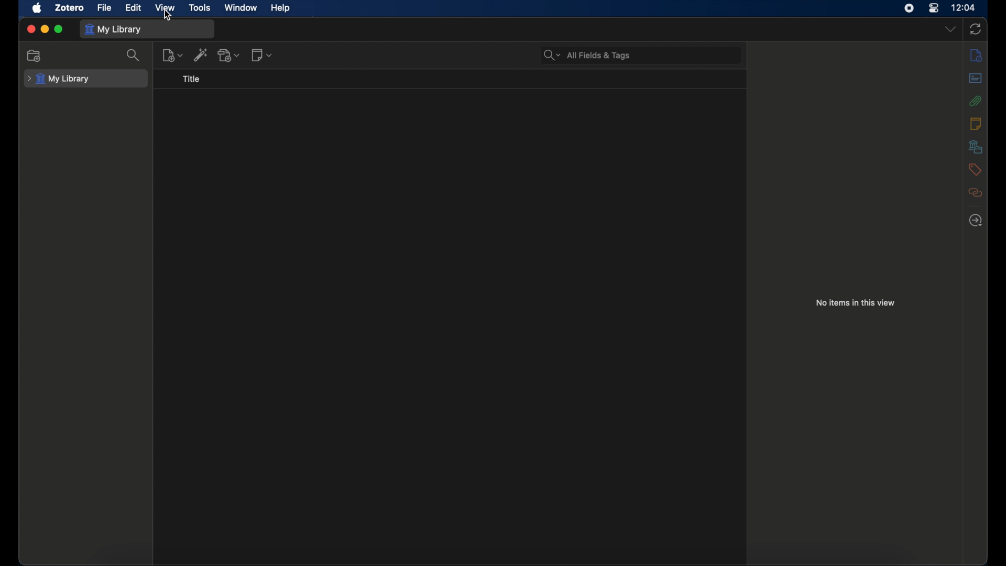  I want to click on tags, so click(975, 169).